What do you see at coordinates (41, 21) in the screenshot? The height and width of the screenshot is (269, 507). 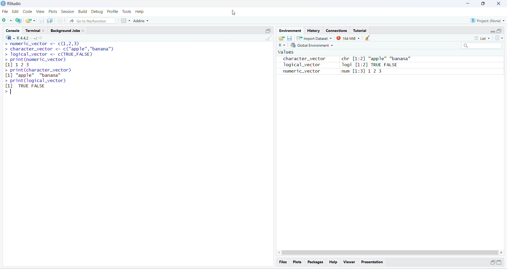 I see `save current document` at bounding box center [41, 21].